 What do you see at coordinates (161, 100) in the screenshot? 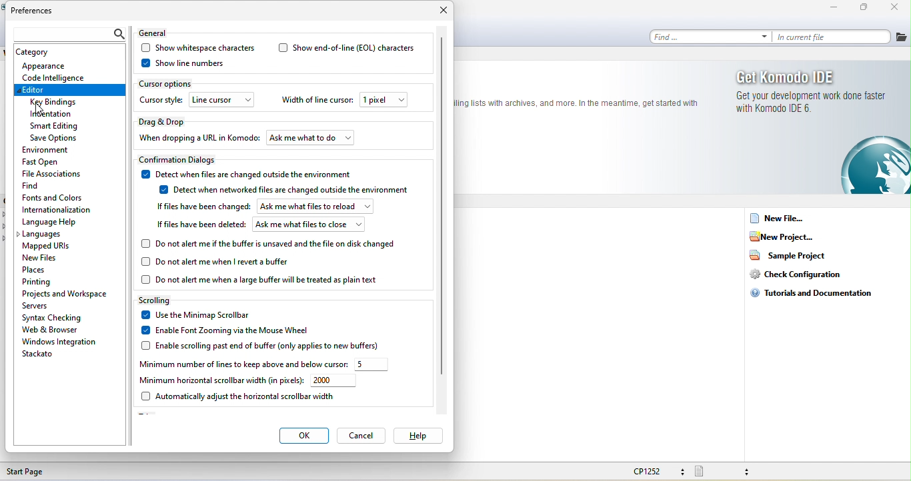
I see `cursor style` at bounding box center [161, 100].